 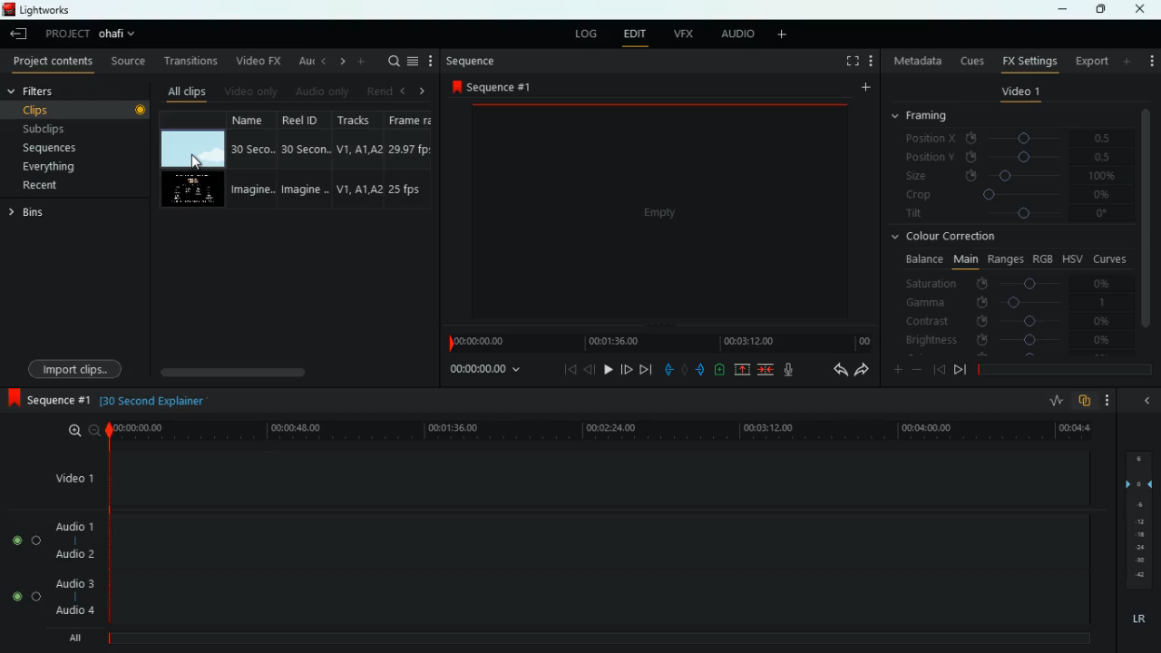 What do you see at coordinates (77, 110) in the screenshot?
I see `clips` at bounding box center [77, 110].